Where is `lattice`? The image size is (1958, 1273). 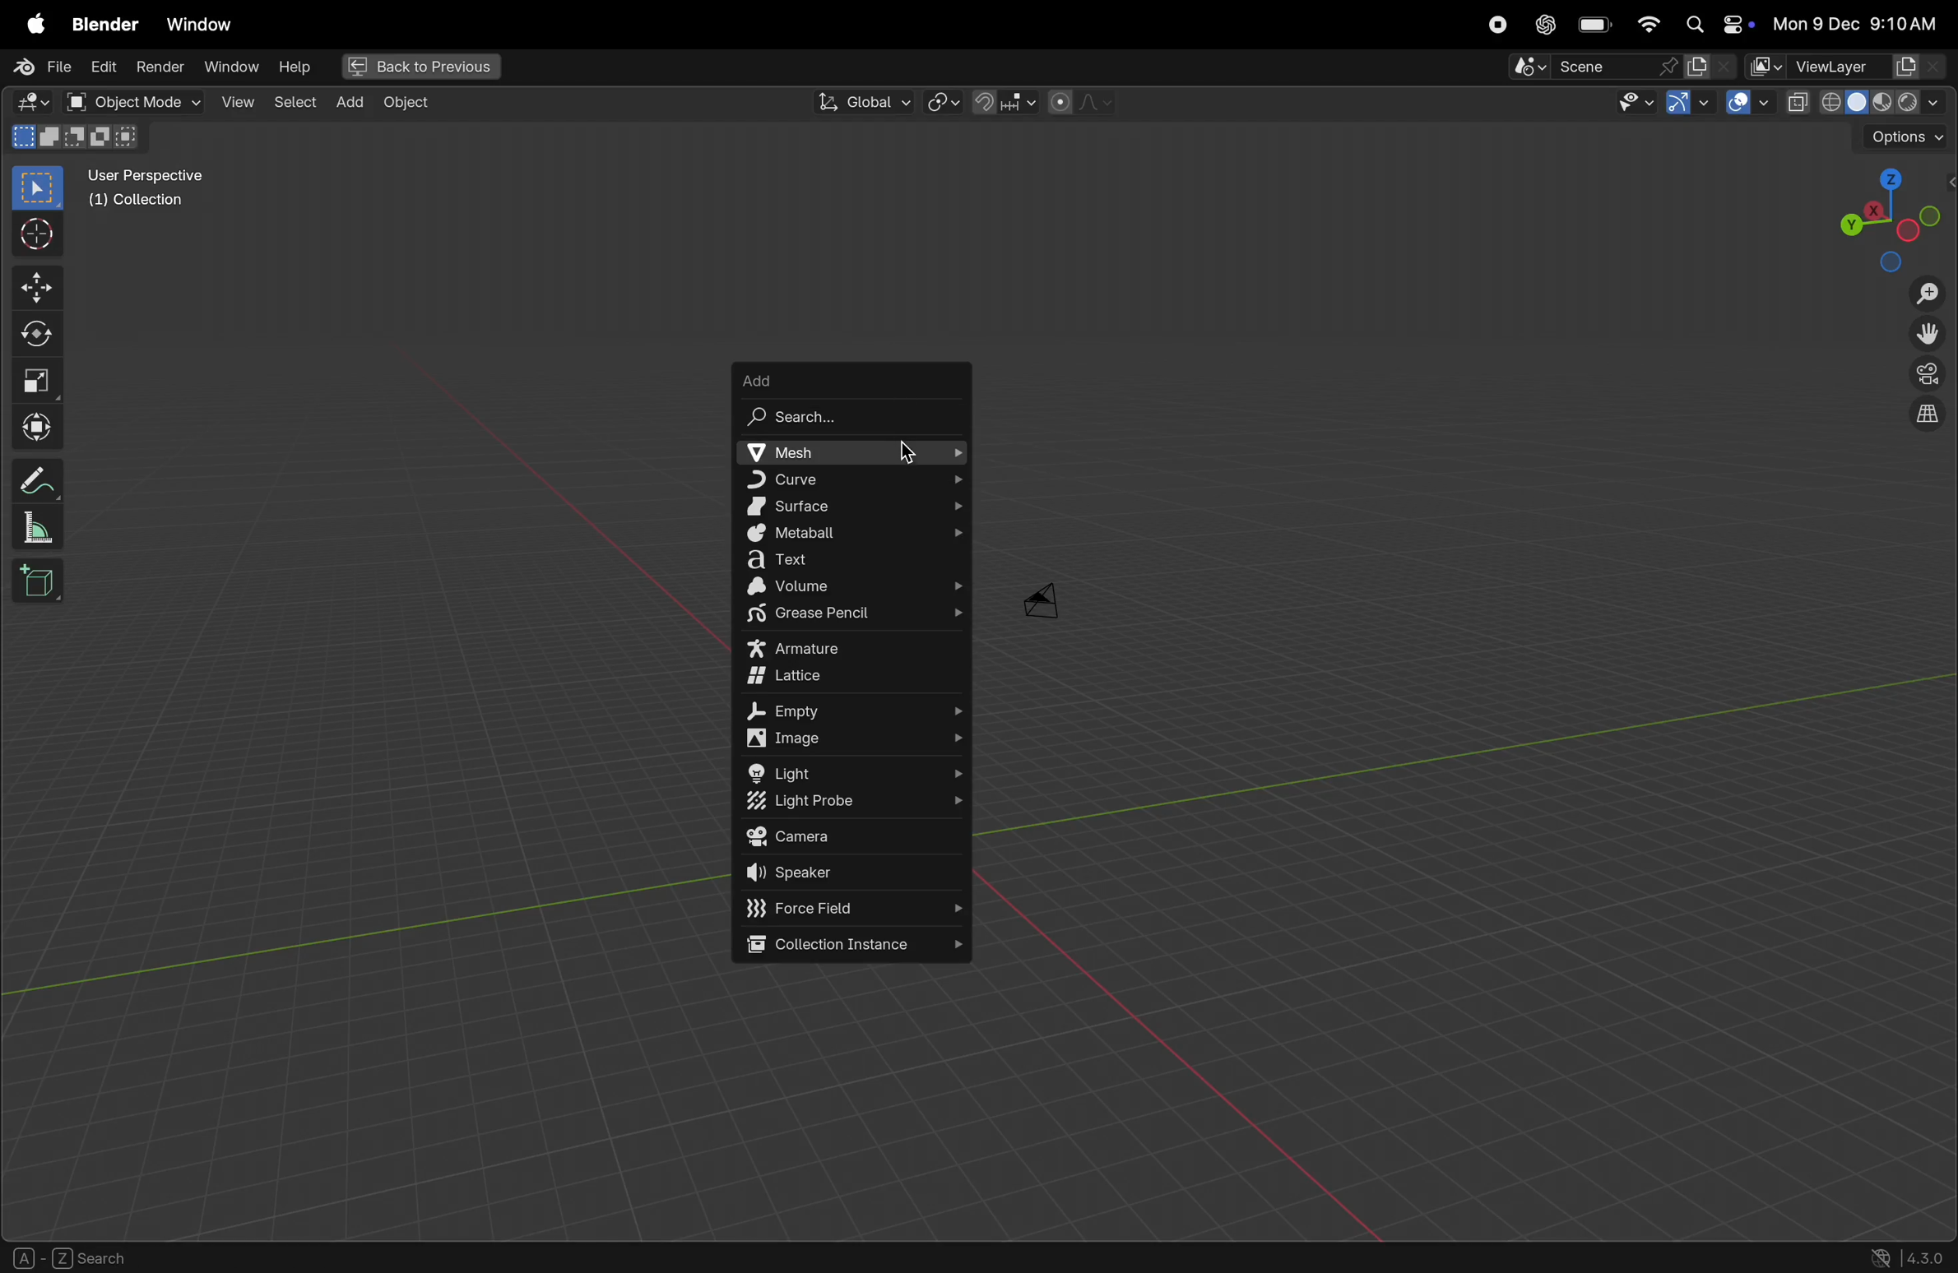
lattice is located at coordinates (852, 680).